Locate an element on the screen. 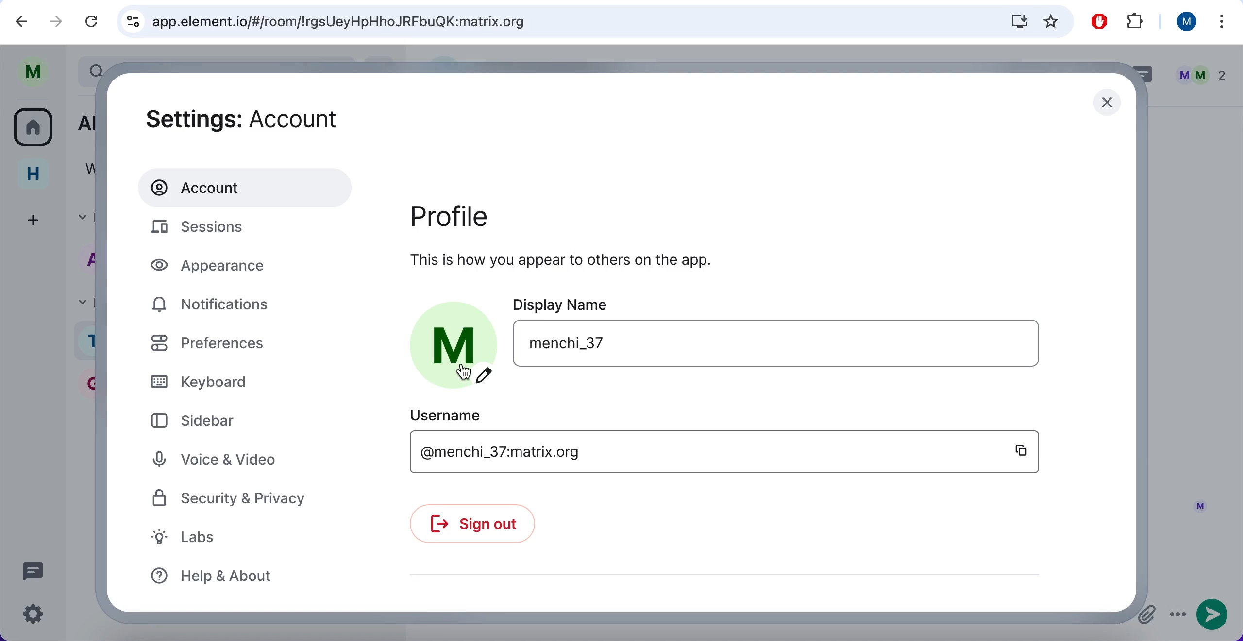 The width and height of the screenshot is (1243, 641). forward is located at coordinates (55, 23).